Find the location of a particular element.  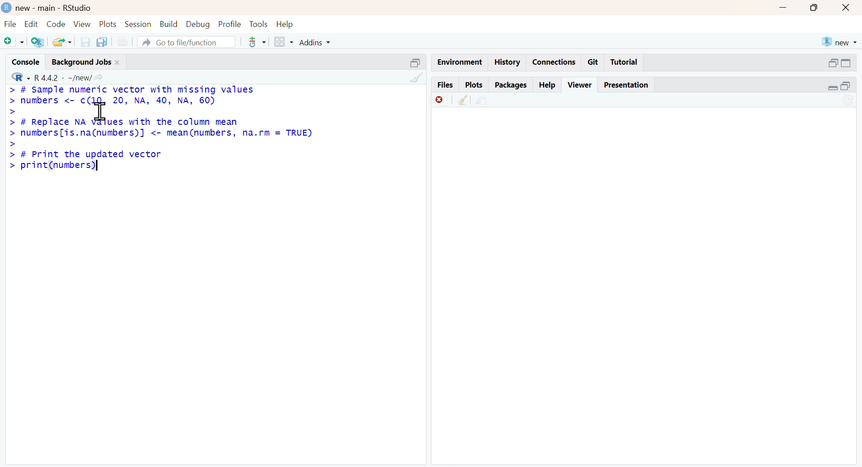

close is located at coordinates (118, 62).